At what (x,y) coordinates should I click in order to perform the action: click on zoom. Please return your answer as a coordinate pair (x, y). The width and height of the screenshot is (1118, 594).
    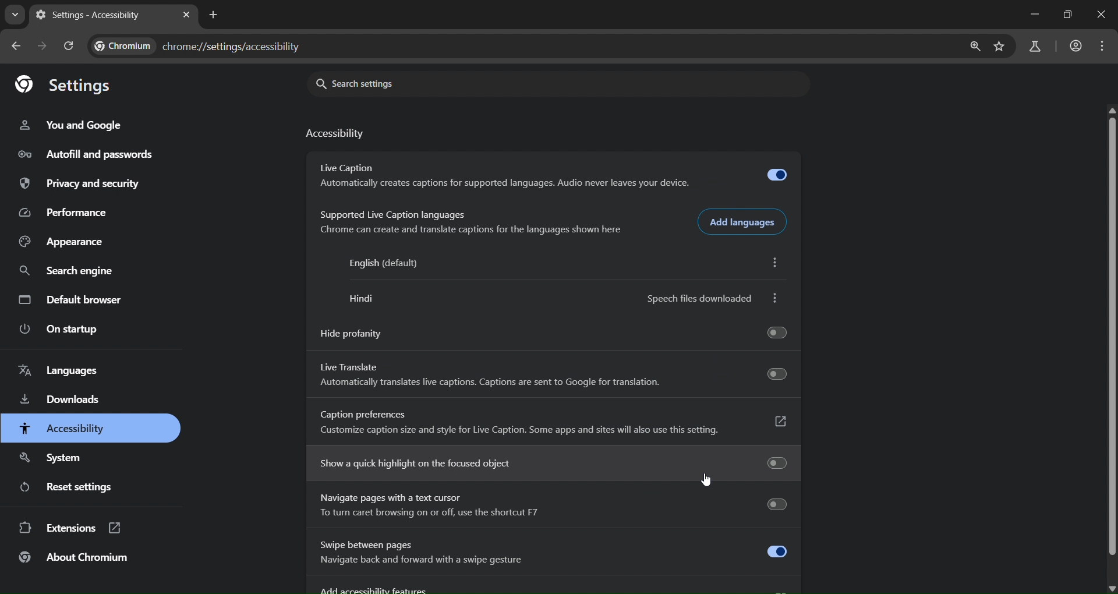
    Looking at the image, I should click on (976, 48).